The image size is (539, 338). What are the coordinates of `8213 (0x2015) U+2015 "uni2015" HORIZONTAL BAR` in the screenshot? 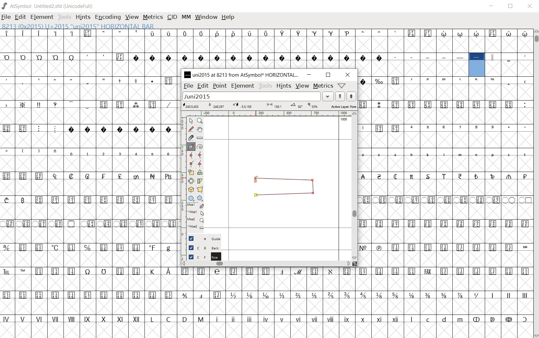 It's located at (477, 65).